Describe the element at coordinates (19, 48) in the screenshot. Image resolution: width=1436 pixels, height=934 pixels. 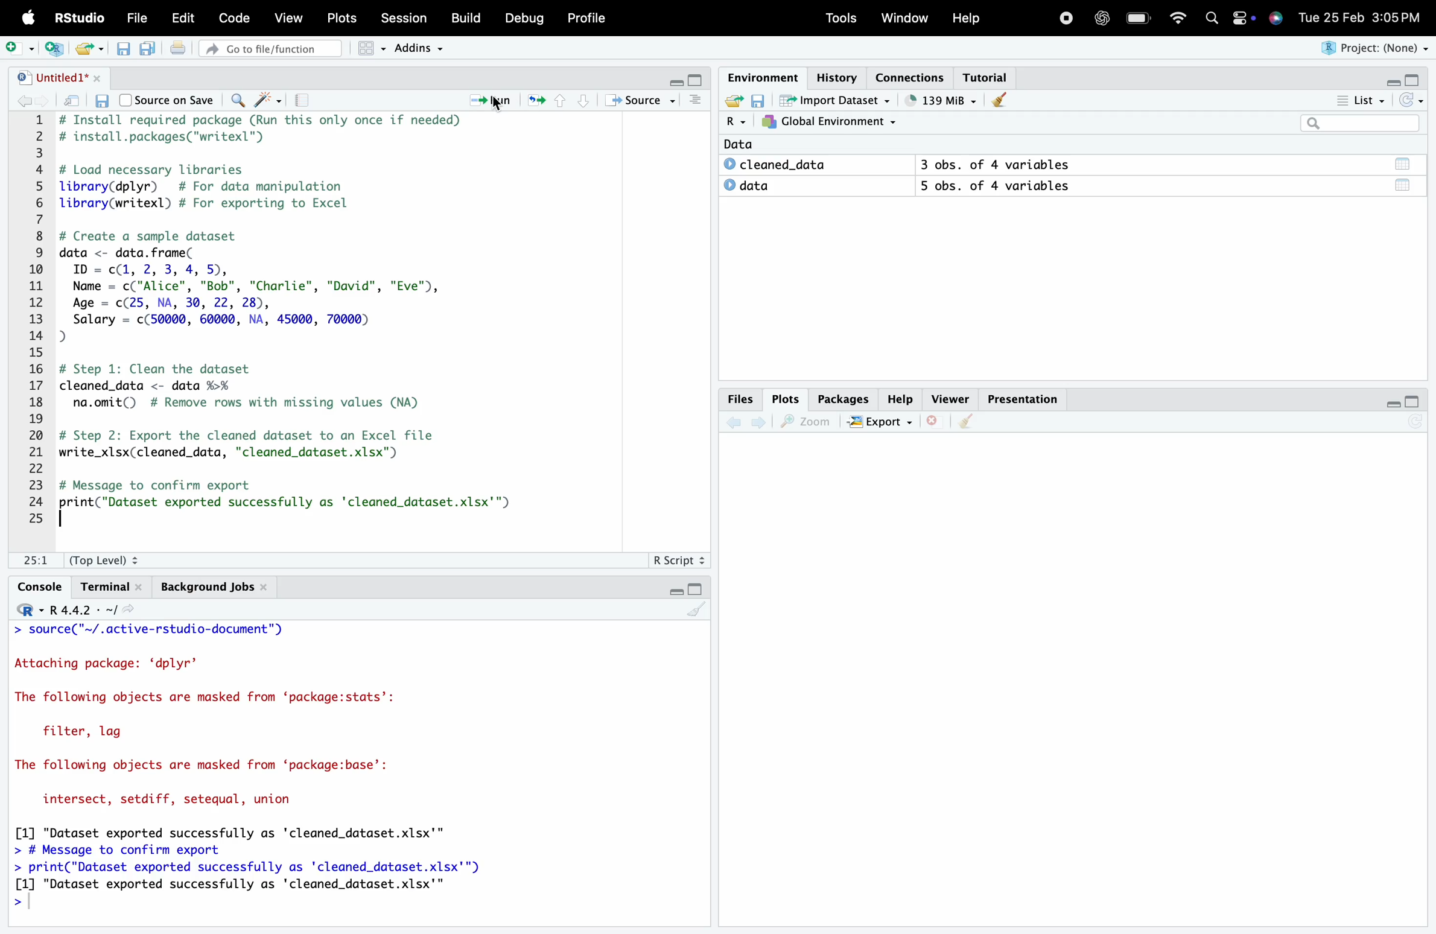
I see `New File` at that location.